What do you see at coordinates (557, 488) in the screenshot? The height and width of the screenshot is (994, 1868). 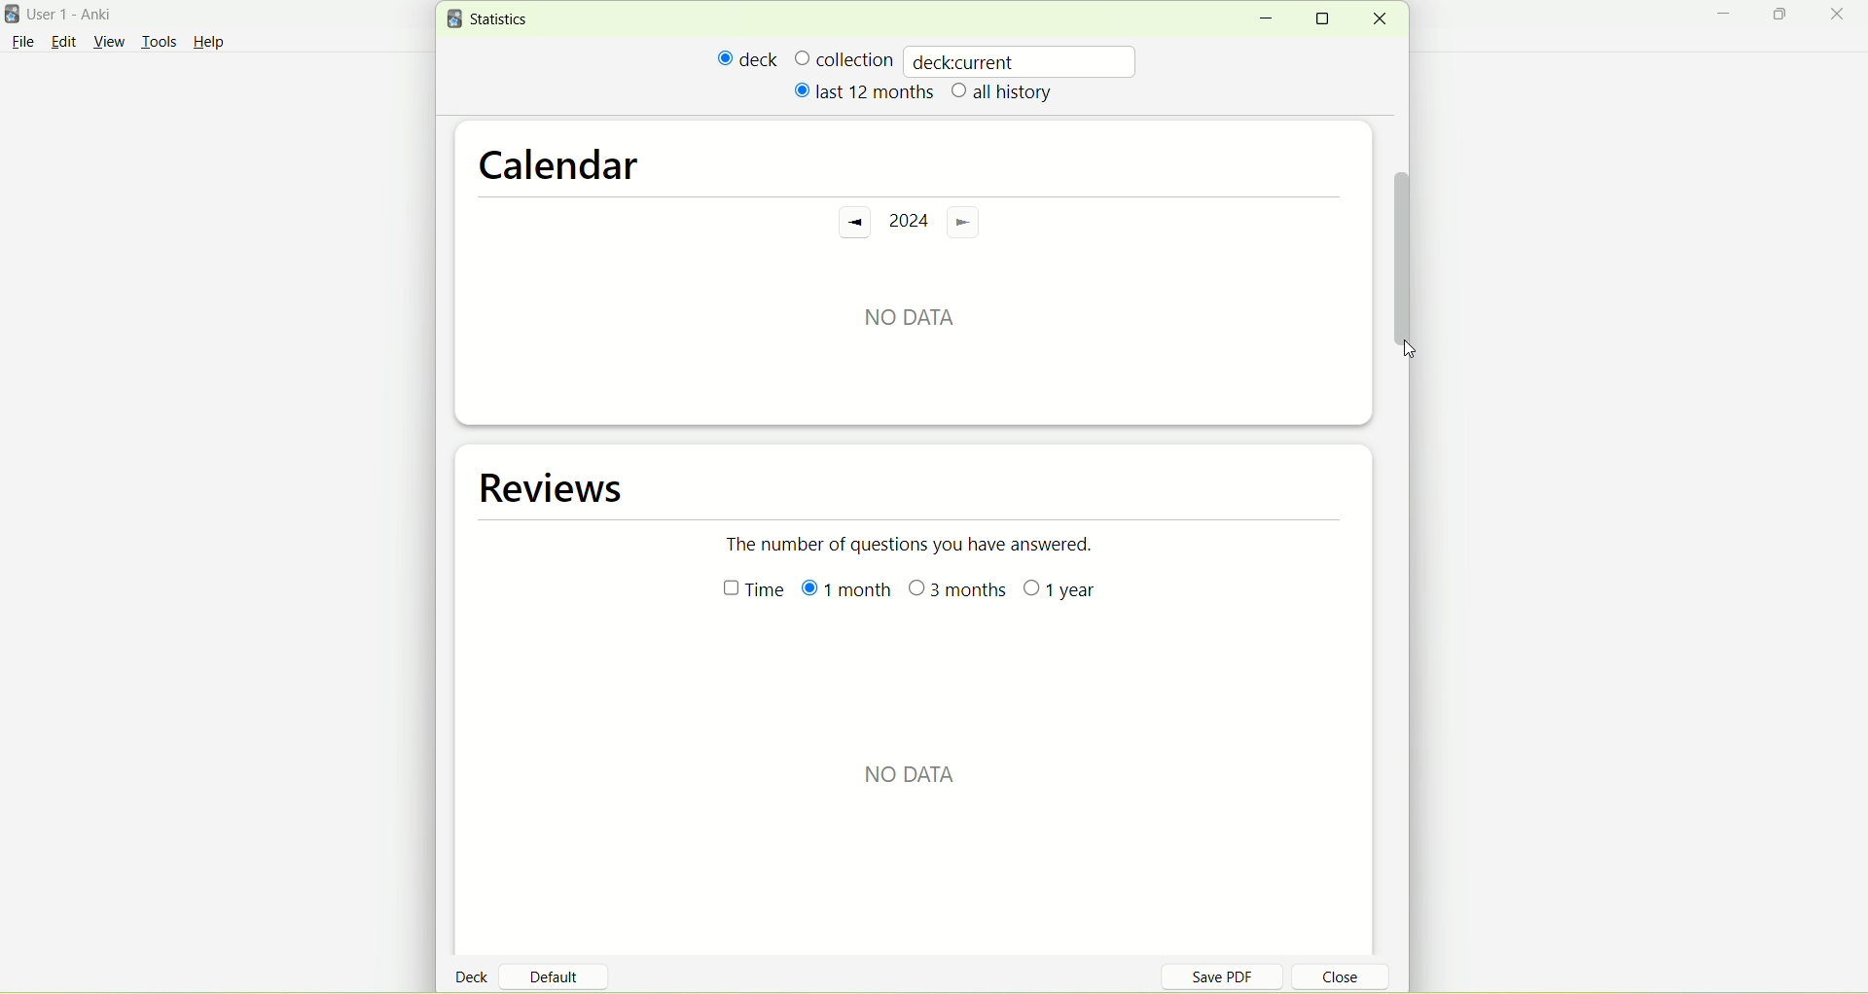 I see `reviews` at bounding box center [557, 488].